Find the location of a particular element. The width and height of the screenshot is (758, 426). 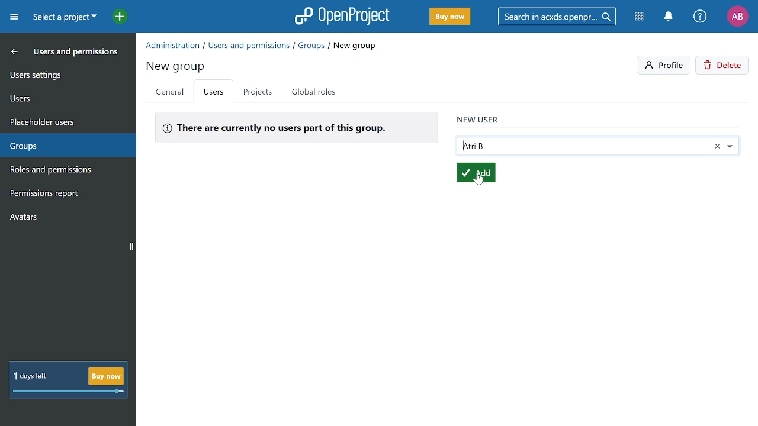

Global roles is located at coordinates (316, 92).